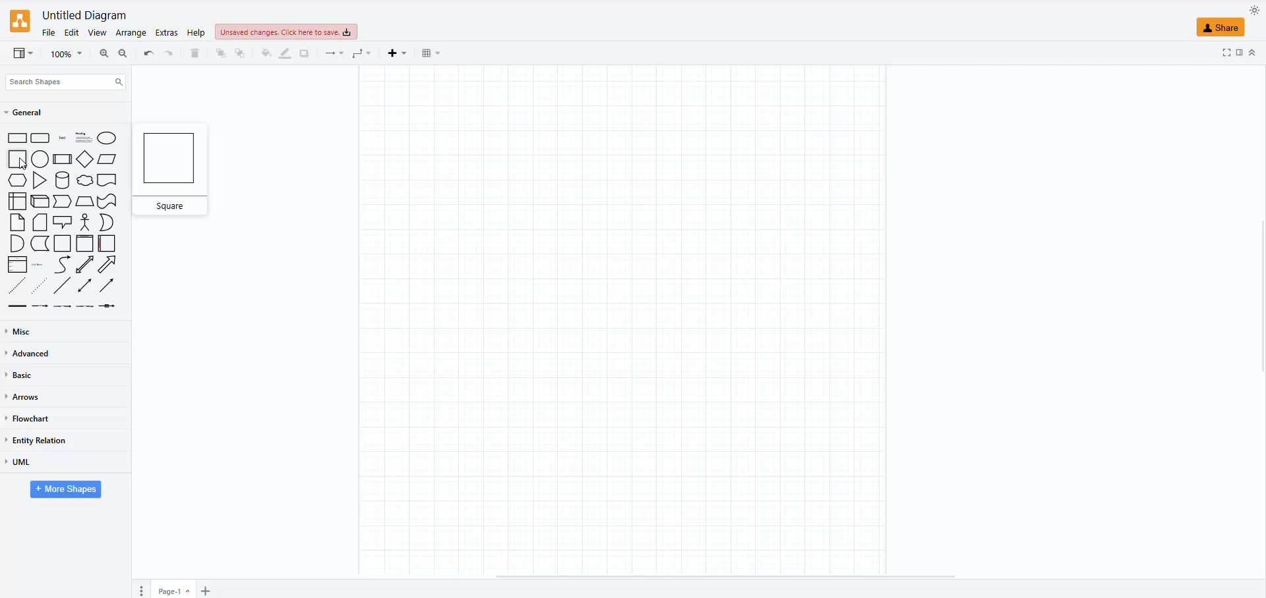 This screenshot has width=1266, height=598. Describe the element at coordinates (1257, 52) in the screenshot. I see `collapse` at that location.